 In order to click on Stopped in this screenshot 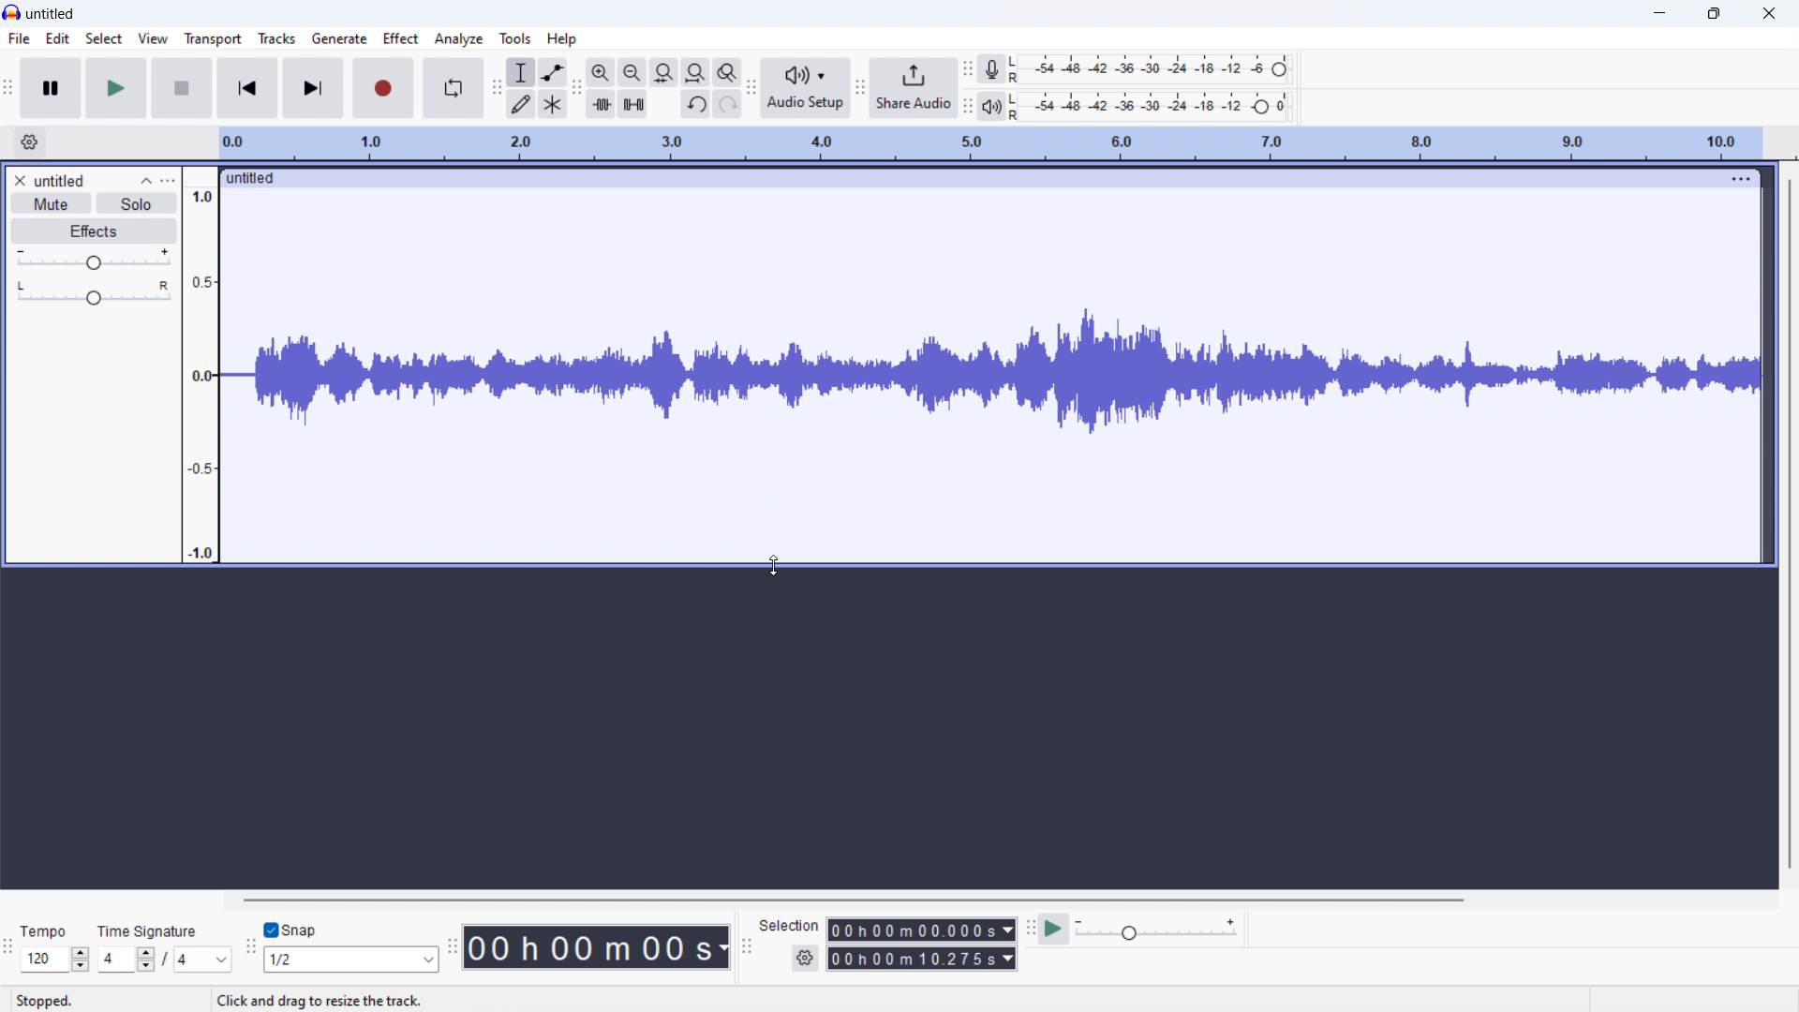, I will do `click(43, 1001)`.